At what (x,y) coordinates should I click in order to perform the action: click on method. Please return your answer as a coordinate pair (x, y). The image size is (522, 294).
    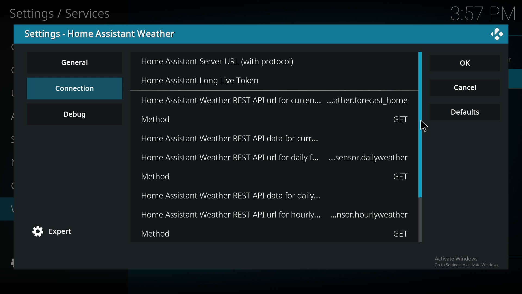
    Looking at the image, I should click on (275, 176).